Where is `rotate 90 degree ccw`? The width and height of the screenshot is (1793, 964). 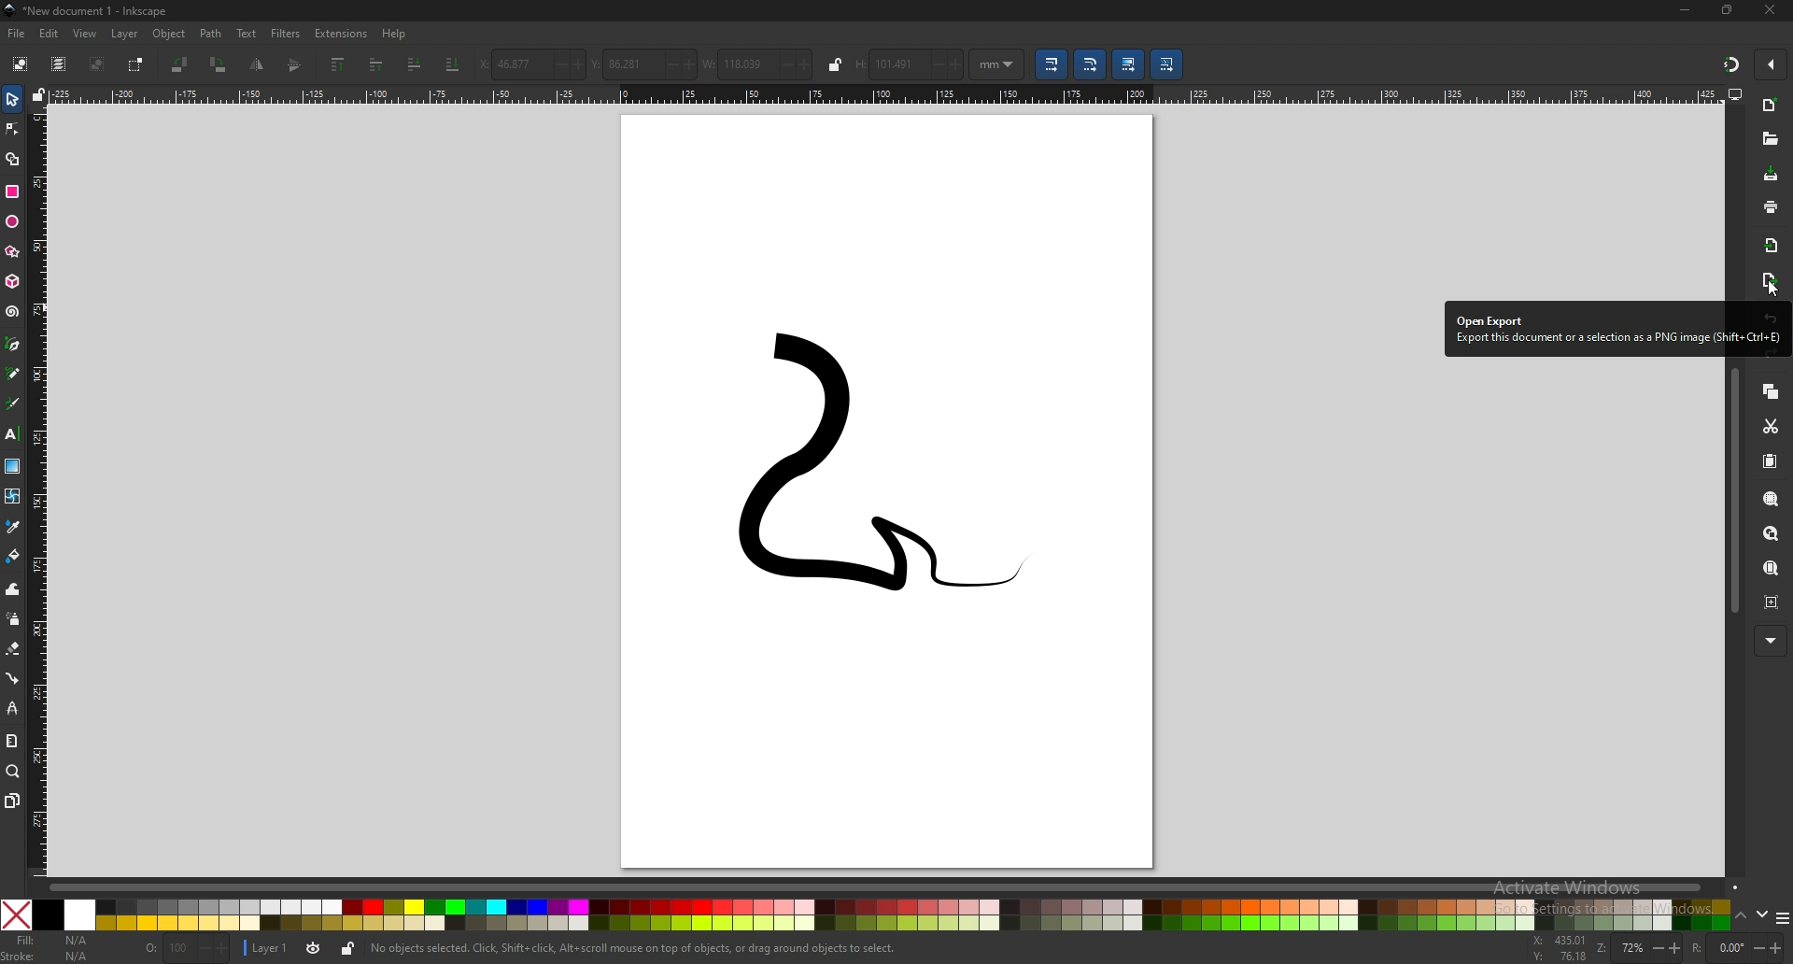
rotate 90 degree ccw is located at coordinates (180, 64).